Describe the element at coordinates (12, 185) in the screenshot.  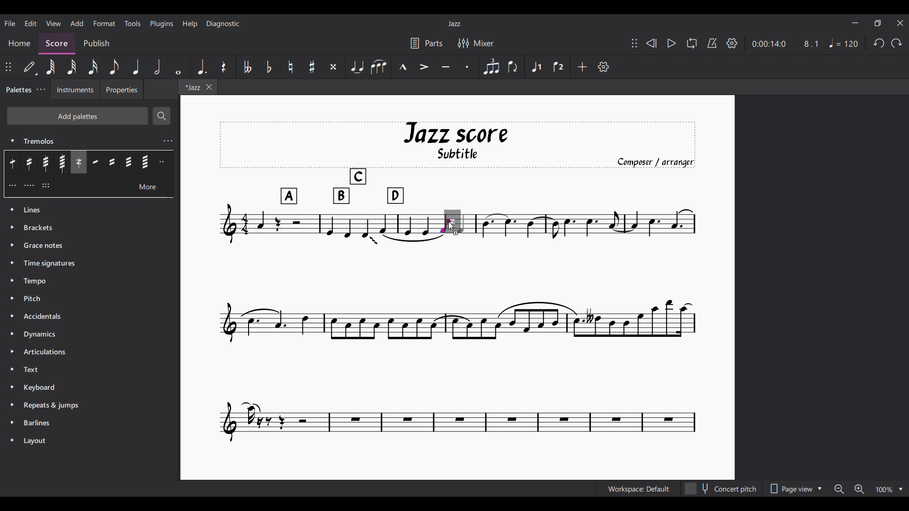
I see `Divide measured Tremolo by 3` at that location.